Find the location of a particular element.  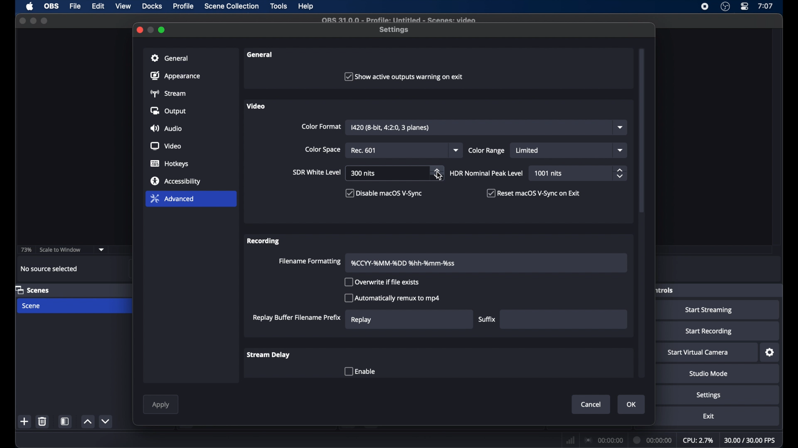

scene collection is located at coordinates (232, 6).